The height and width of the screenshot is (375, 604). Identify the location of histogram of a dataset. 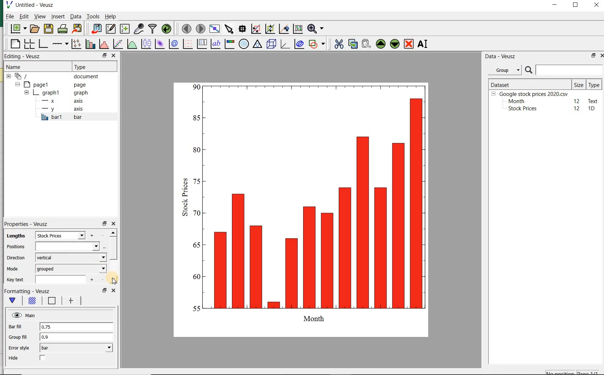
(103, 45).